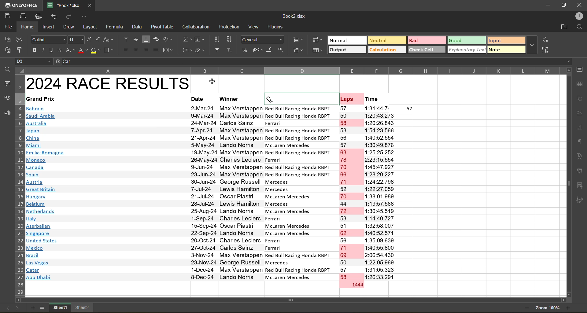 This screenshot has width=587, height=313. Describe the element at coordinates (281, 51) in the screenshot. I see `increase decimal` at that location.